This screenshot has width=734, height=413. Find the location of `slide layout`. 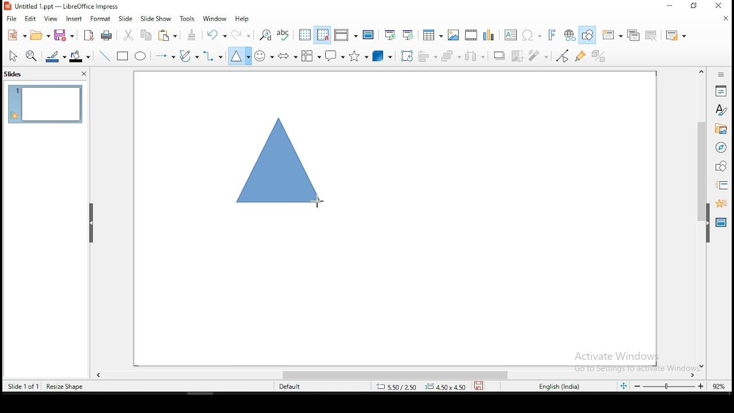

slide layout is located at coordinates (676, 34).